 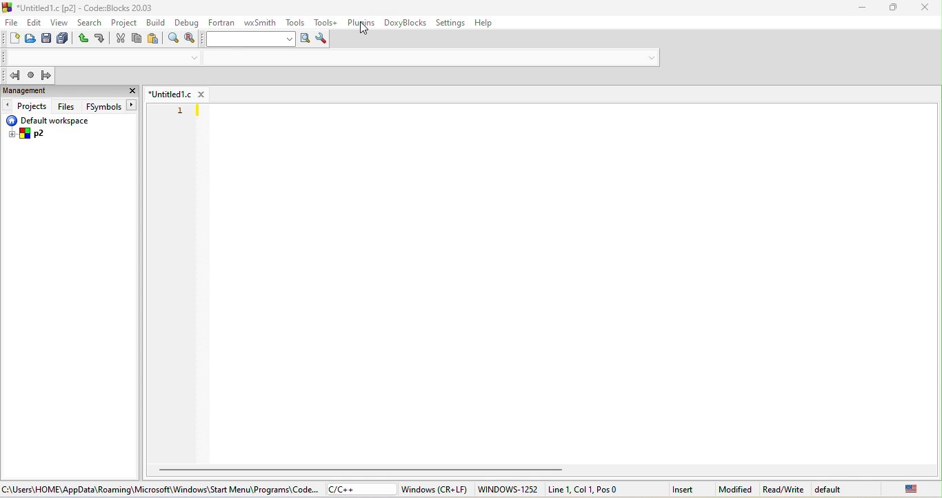 I want to click on jump forward, so click(x=46, y=75).